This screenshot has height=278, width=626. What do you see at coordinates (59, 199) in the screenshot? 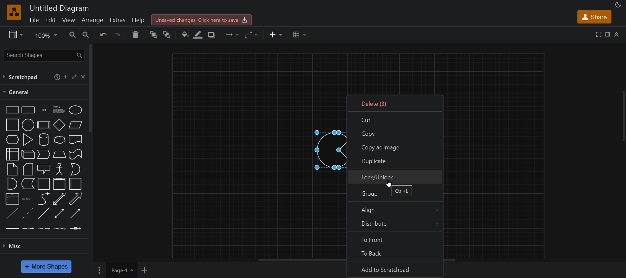
I see `Bidirectional arrow` at bounding box center [59, 199].